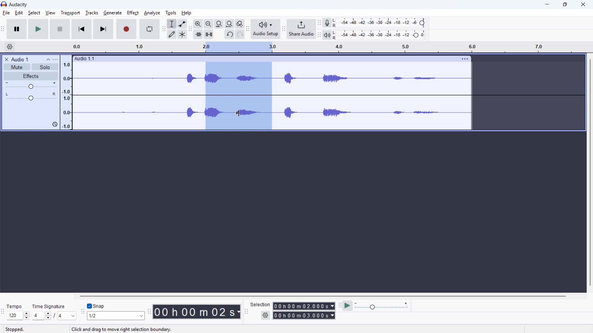 The height and width of the screenshot is (333, 593). Describe the element at coordinates (198, 24) in the screenshot. I see `ZoZoom in` at that location.